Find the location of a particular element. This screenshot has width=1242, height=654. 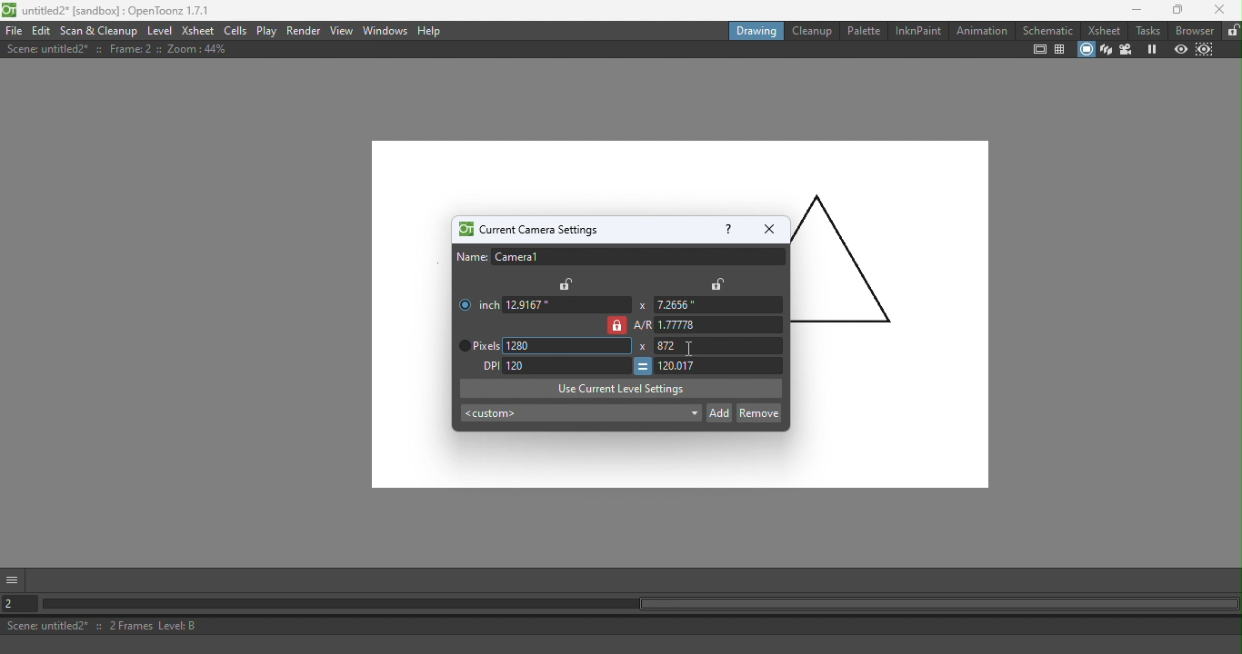

Drop down menu is located at coordinates (579, 414).